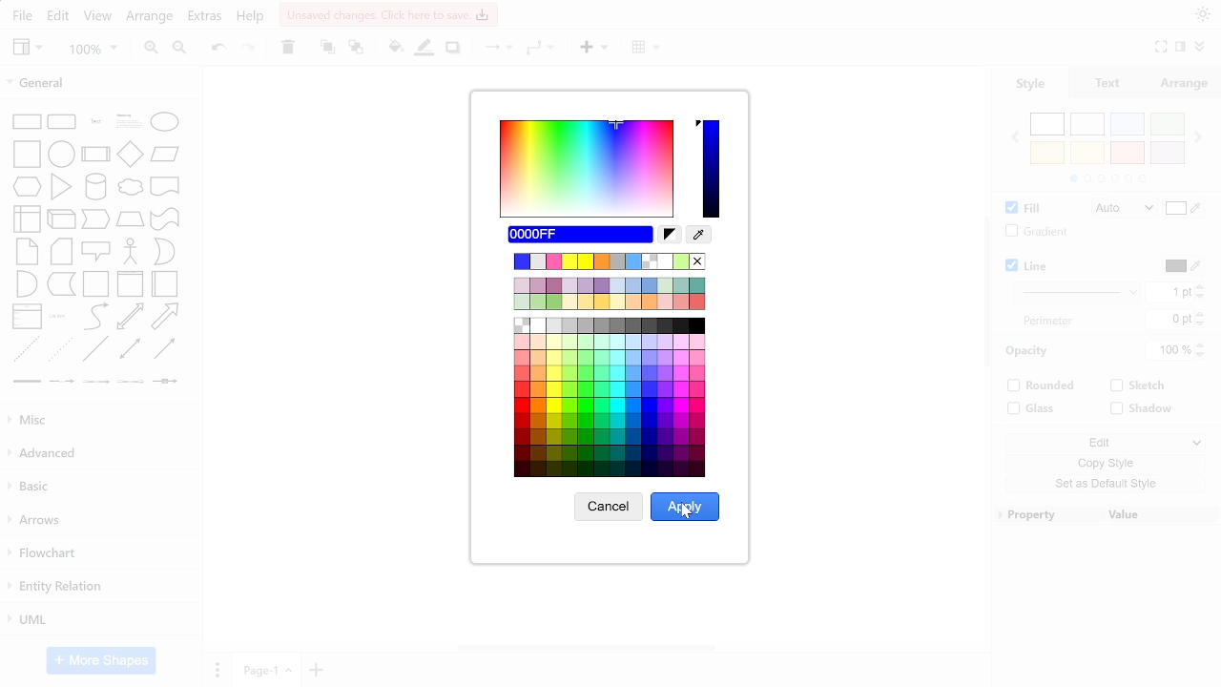  Describe the element at coordinates (1101, 484) in the screenshot. I see `set as default style` at that location.